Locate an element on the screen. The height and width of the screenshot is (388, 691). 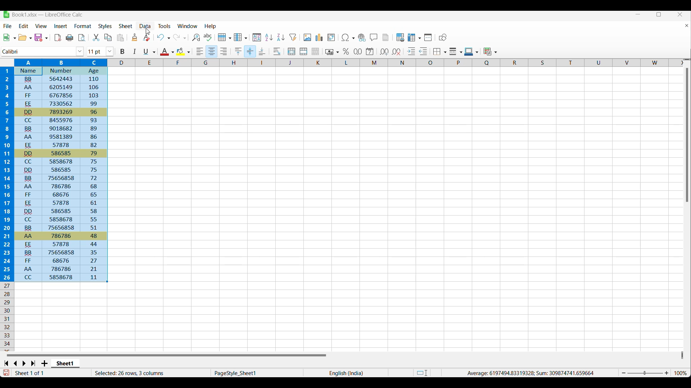
Average and Sum is located at coordinates (530, 373).